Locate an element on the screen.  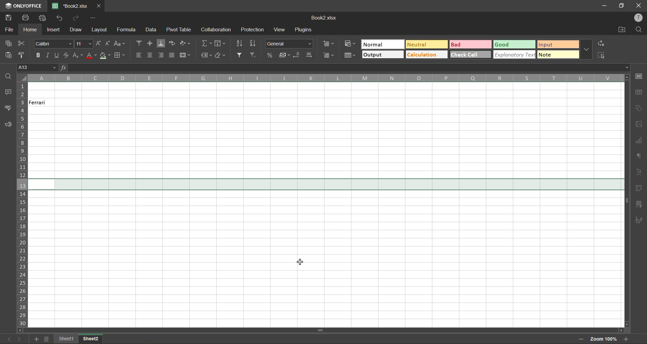
sub/superscript is located at coordinates (78, 55).